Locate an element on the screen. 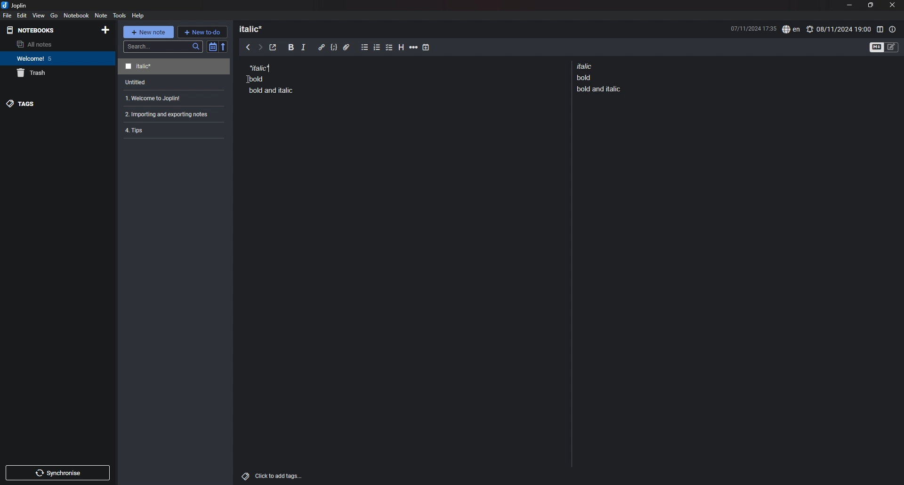  horizontal rule is located at coordinates (413, 48).